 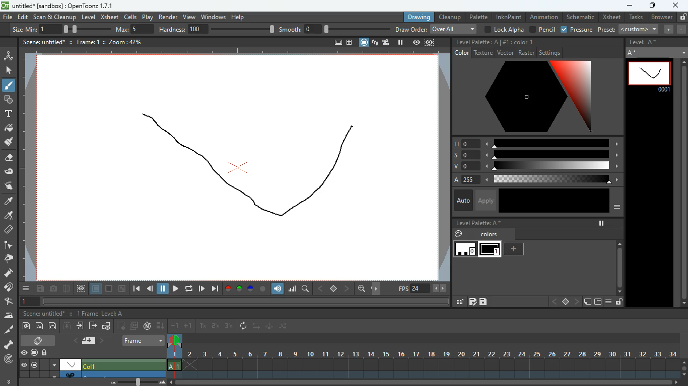 I want to click on more options, so click(x=54, y=364).